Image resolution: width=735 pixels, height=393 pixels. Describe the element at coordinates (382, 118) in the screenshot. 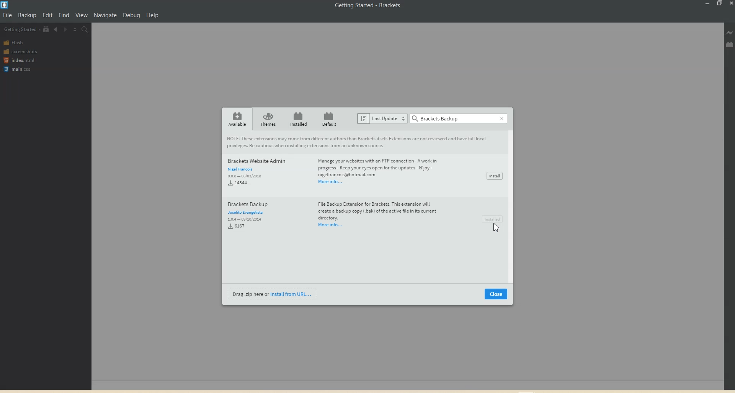

I see `Last update` at that location.